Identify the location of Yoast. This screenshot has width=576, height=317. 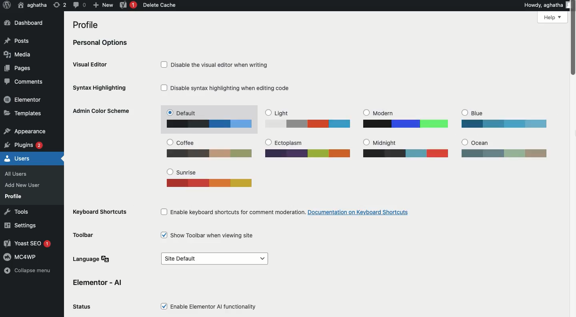
(128, 6).